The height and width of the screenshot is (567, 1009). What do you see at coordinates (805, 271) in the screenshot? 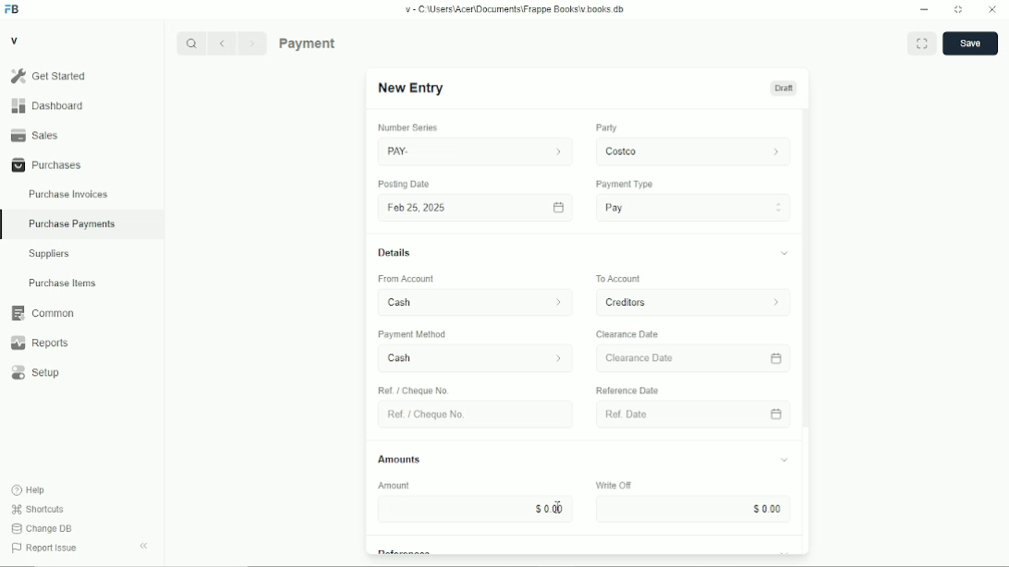
I see `vertical scrollbar` at bounding box center [805, 271].